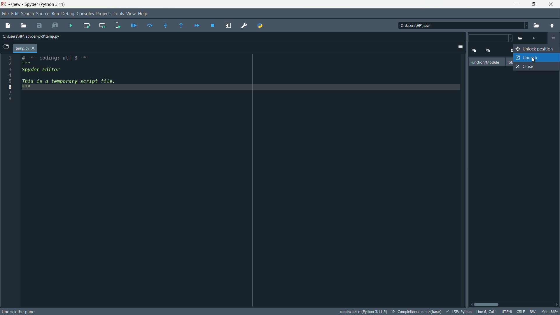 This screenshot has height=315, width=560. Describe the element at coordinates (486, 62) in the screenshot. I see `function/module` at that location.